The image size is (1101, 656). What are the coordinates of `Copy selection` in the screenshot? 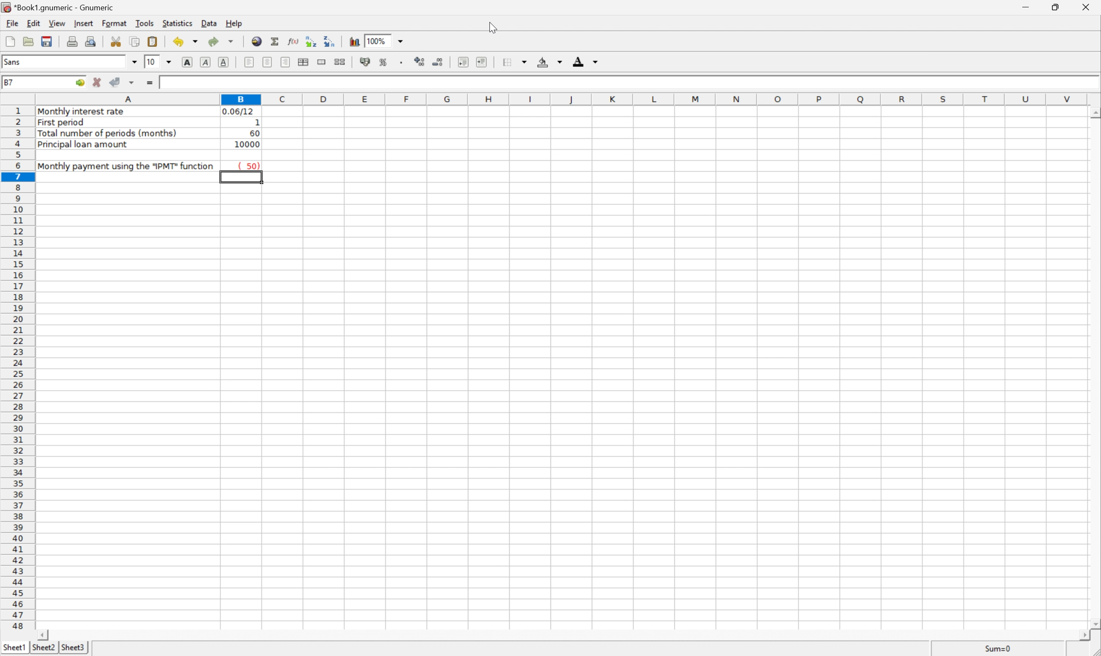 It's located at (136, 42).